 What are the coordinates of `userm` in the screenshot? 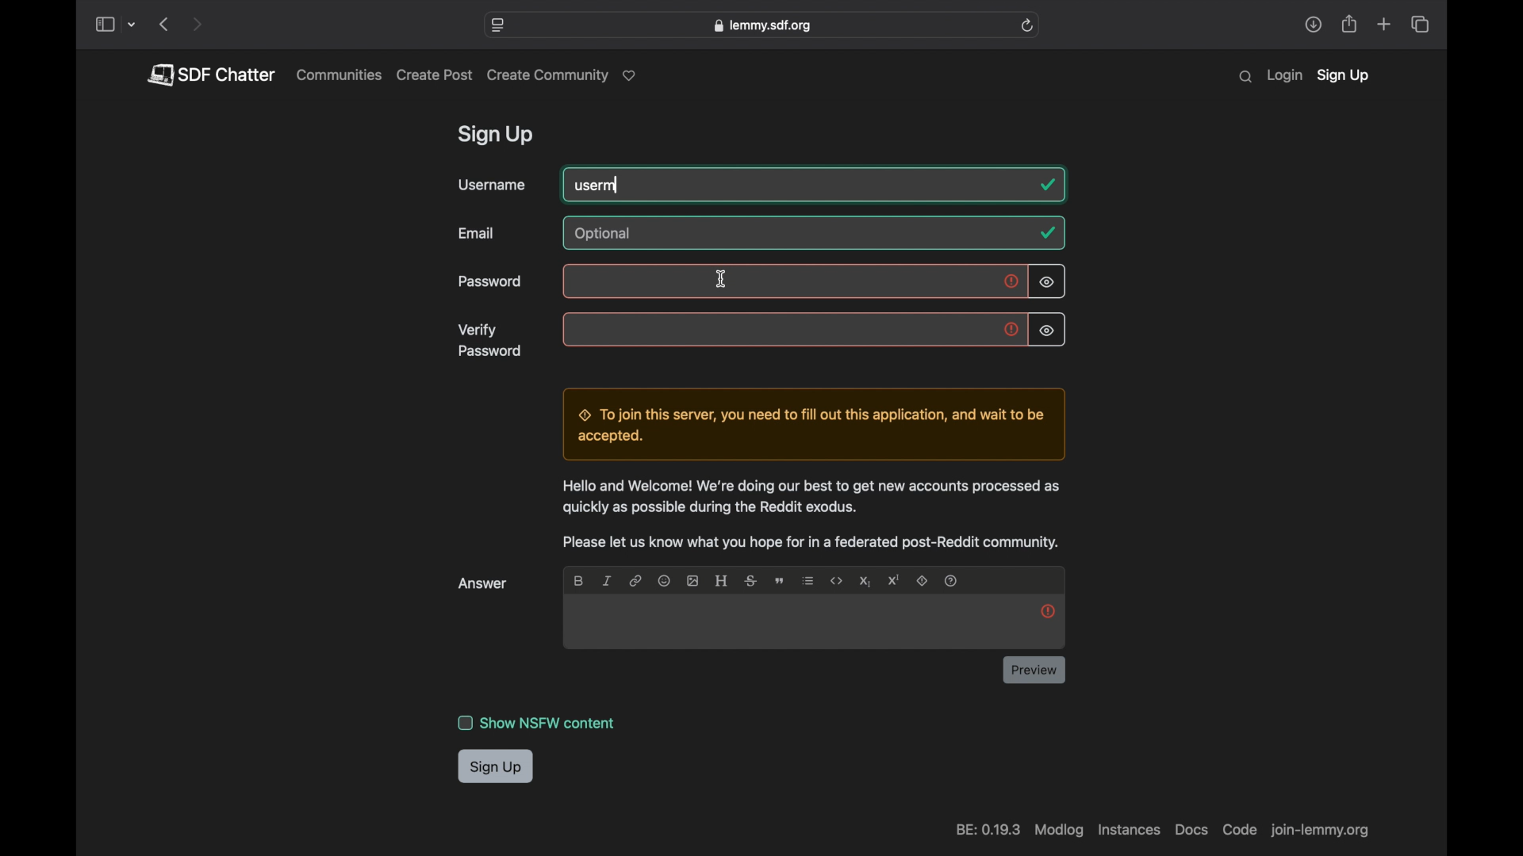 It's located at (598, 185).